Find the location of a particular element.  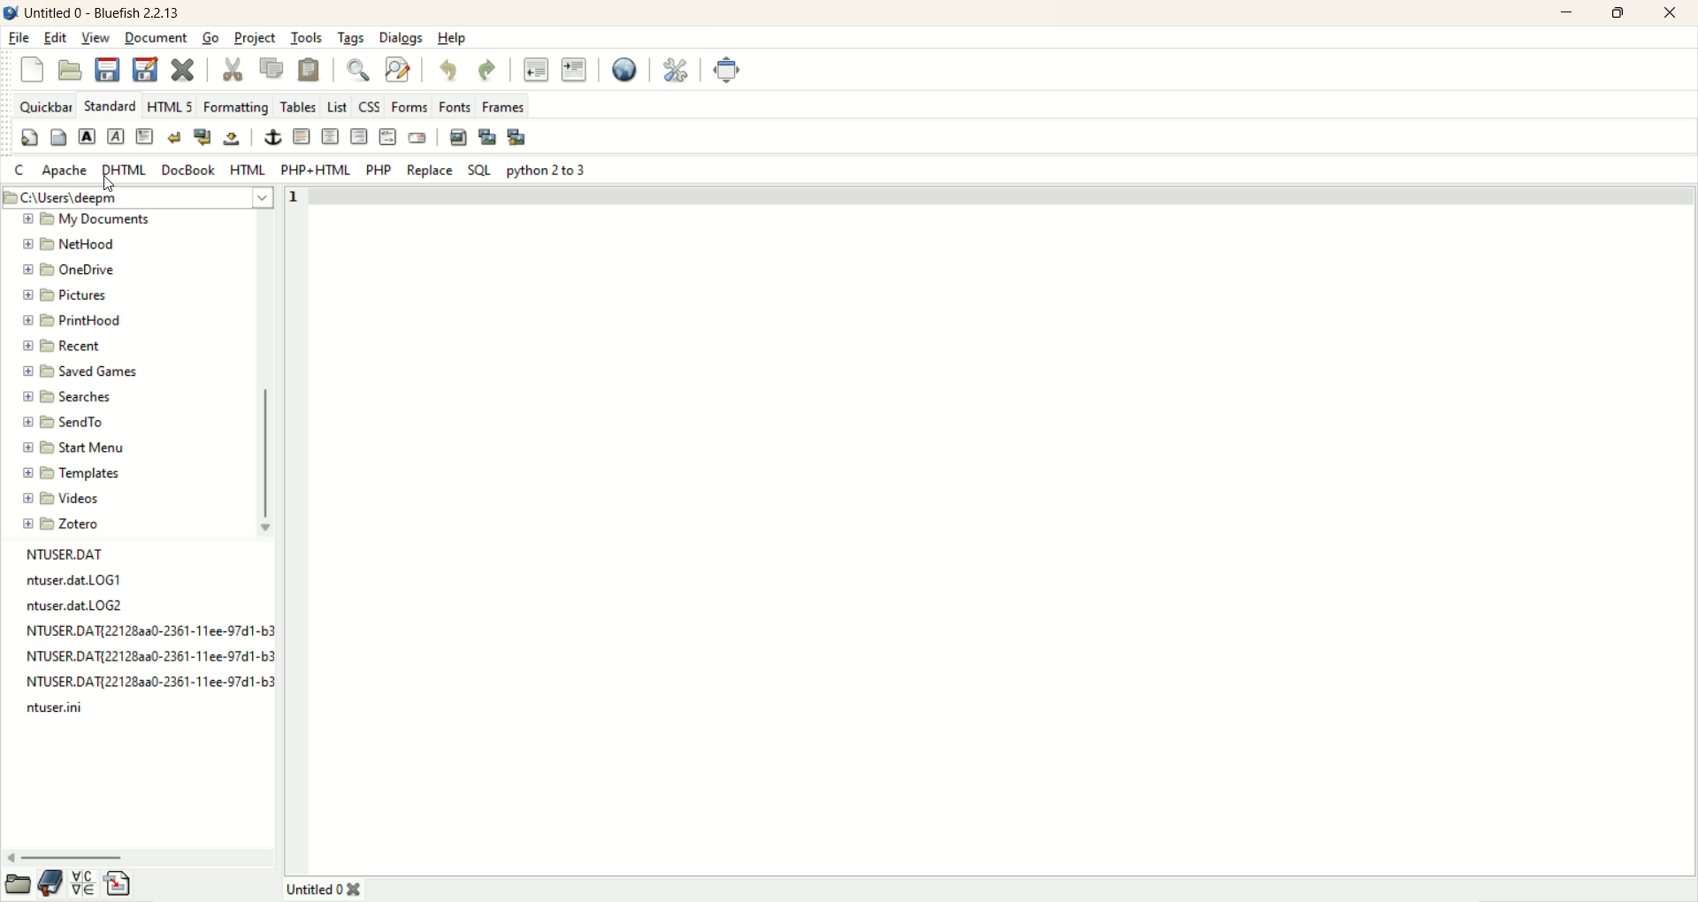

go is located at coordinates (210, 39).